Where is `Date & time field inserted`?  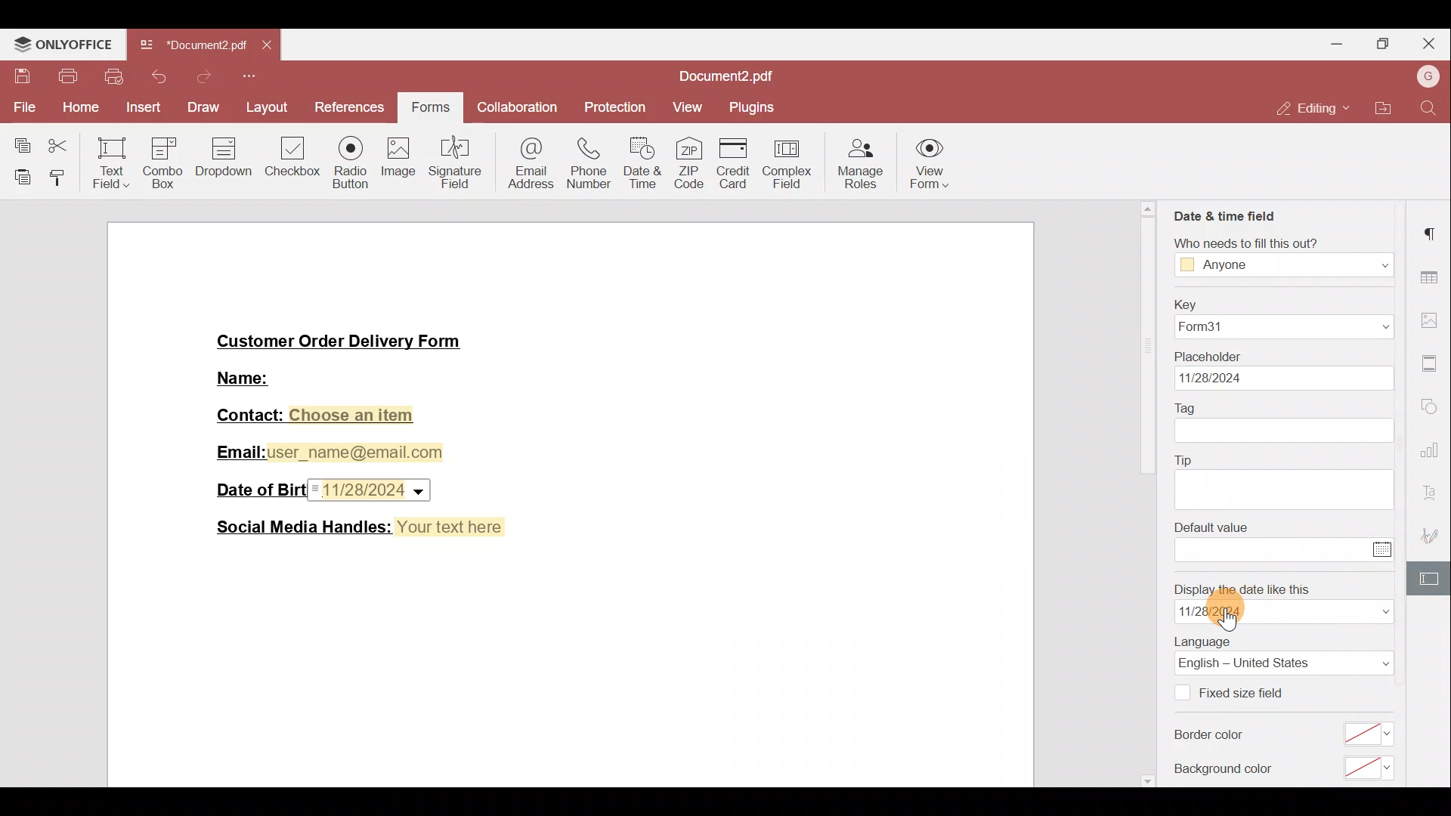
Date & time field inserted is located at coordinates (373, 490).